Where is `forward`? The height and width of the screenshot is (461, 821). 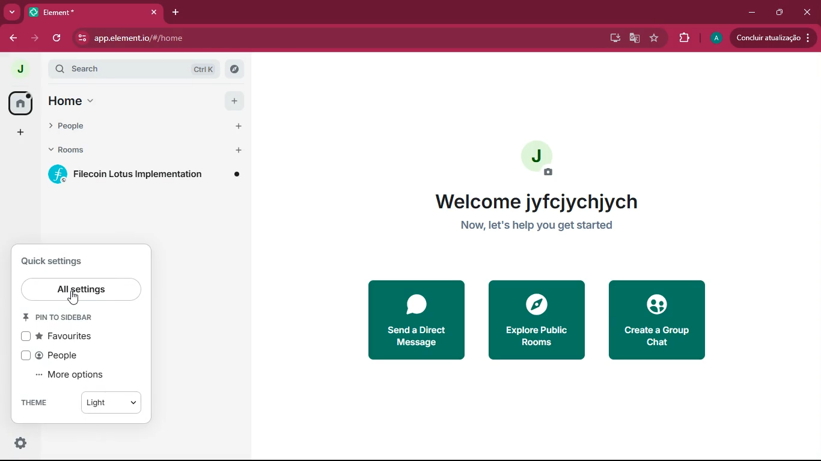
forward is located at coordinates (37, 38).